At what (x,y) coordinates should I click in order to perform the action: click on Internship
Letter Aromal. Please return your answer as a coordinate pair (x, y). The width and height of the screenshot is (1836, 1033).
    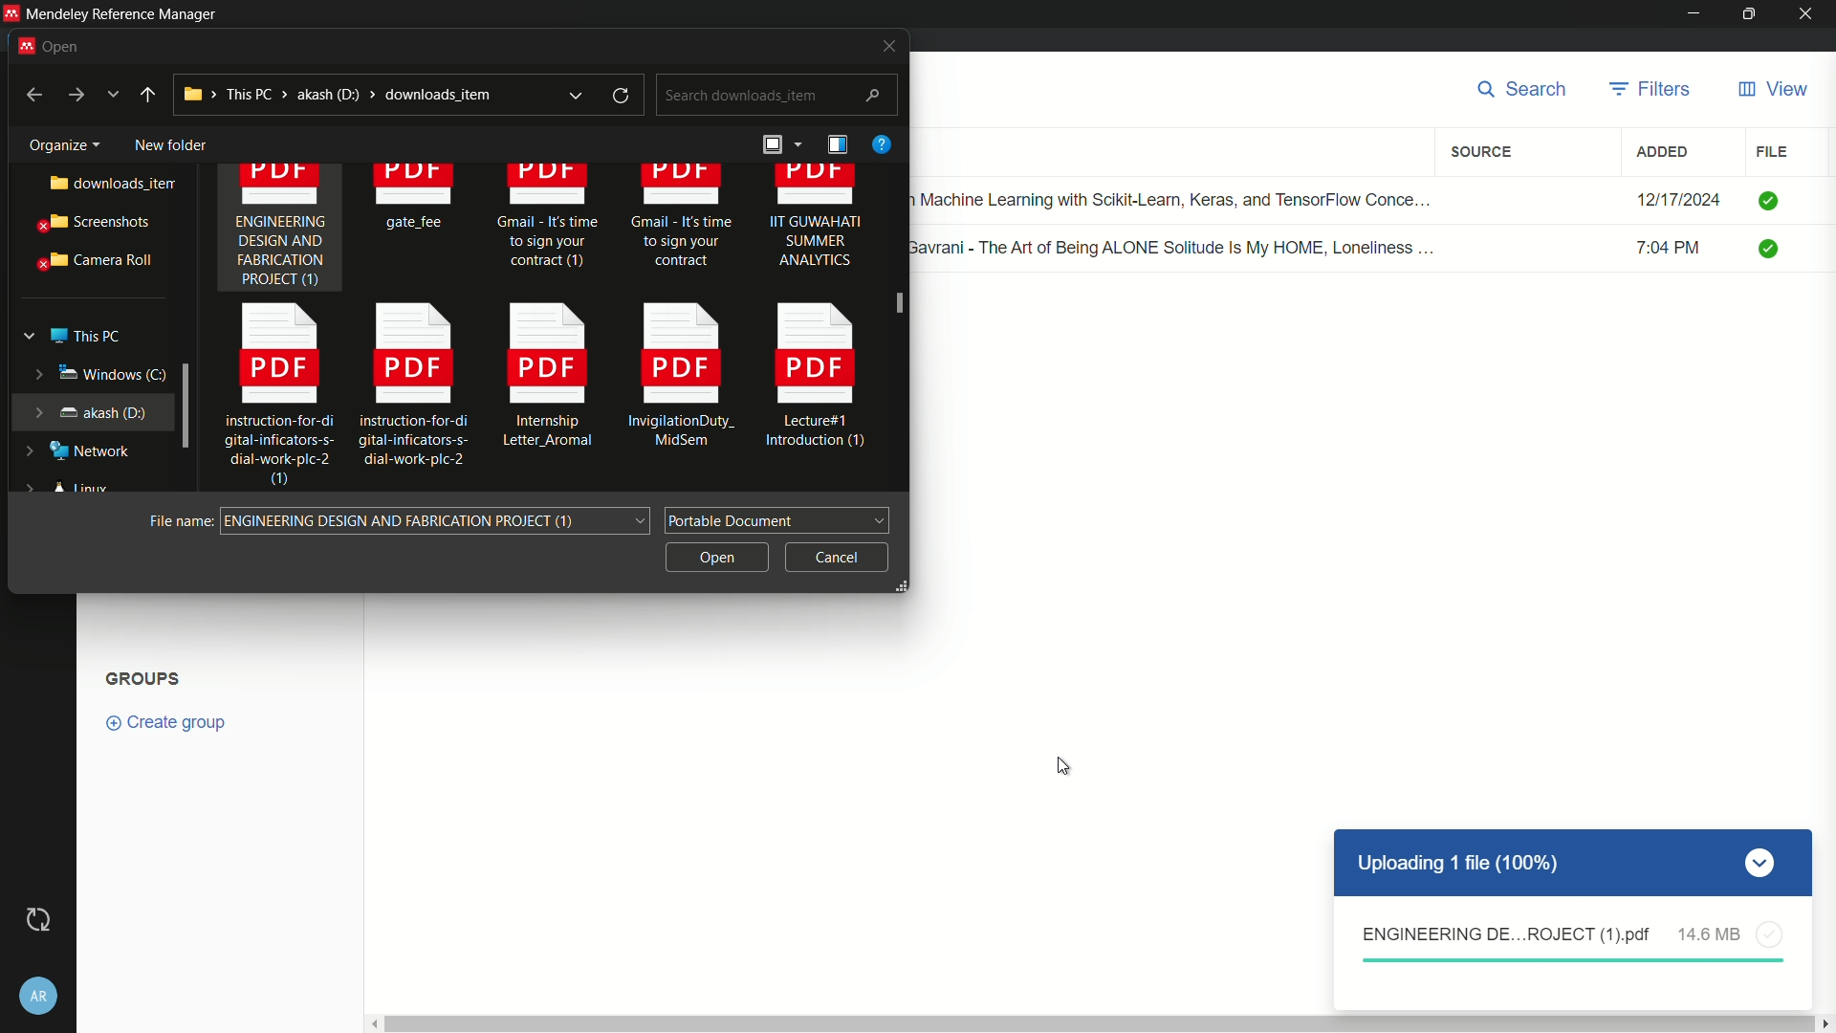
    Looking at the image, I should click on (541, 382).